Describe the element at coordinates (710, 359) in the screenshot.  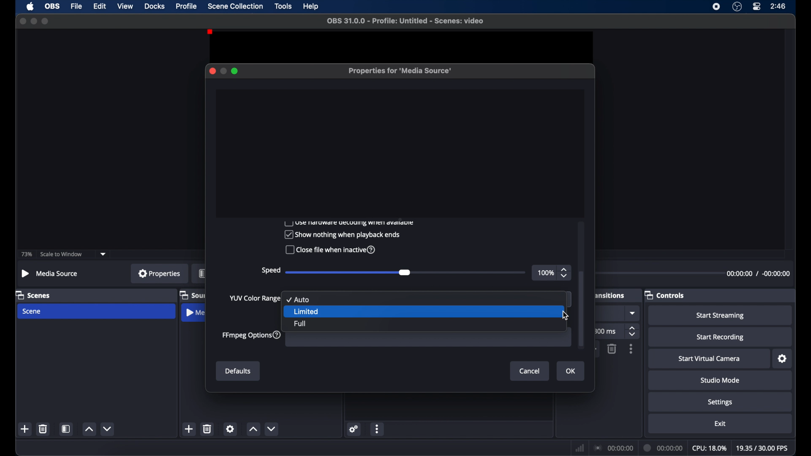
I see `start virtual camera` at that location.